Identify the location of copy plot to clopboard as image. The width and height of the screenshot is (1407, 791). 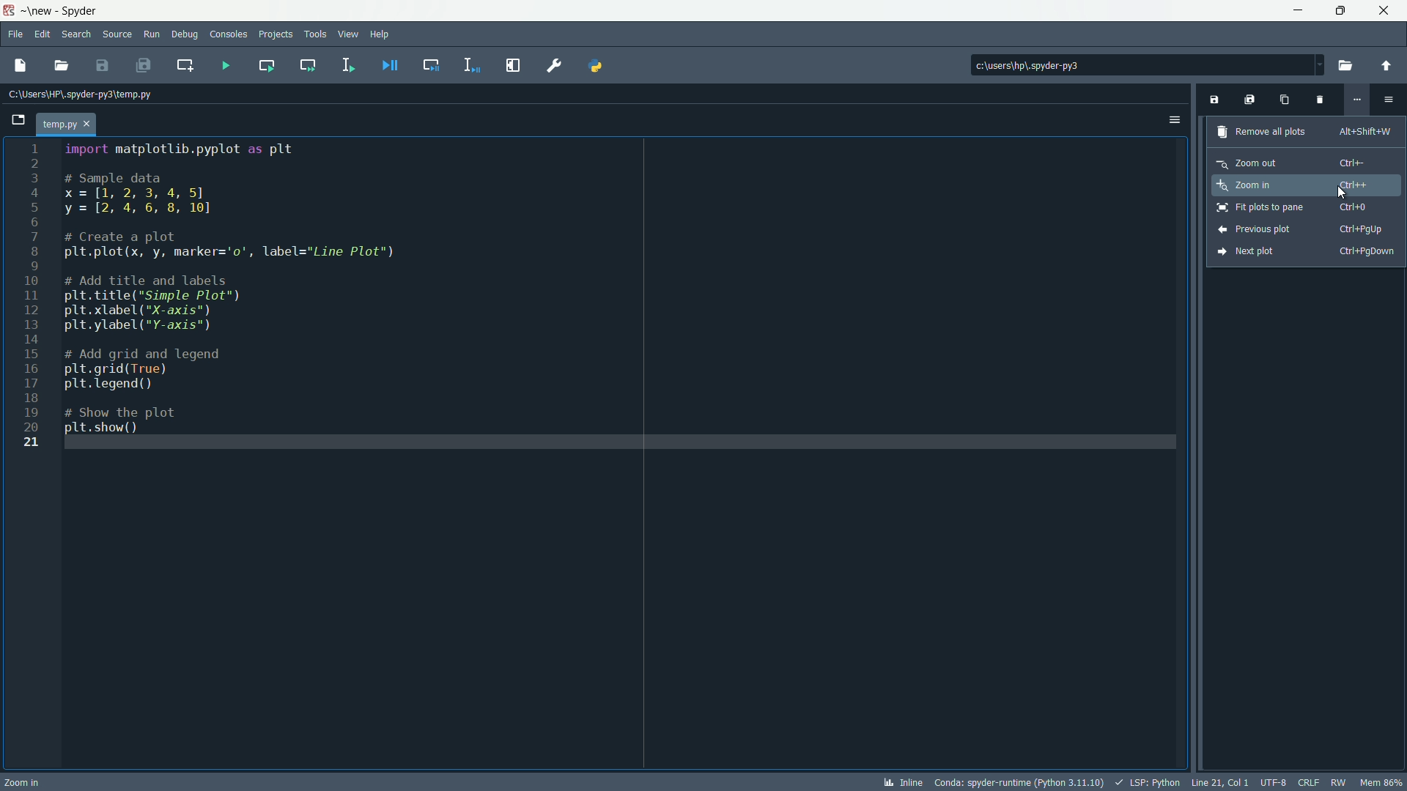
(1283, 102).